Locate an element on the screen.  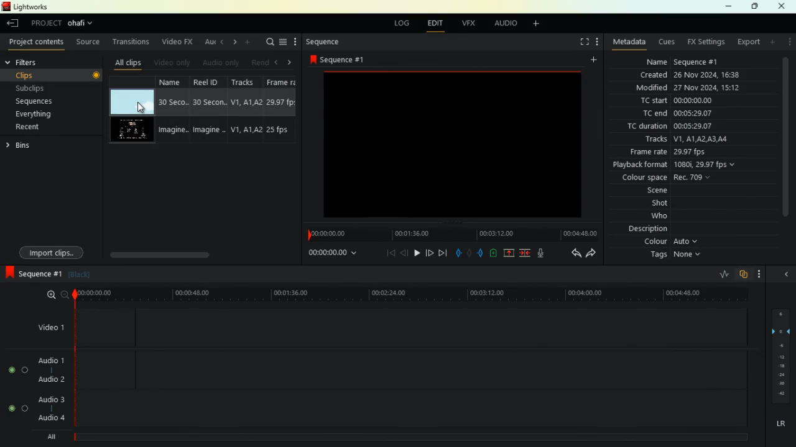
audio 4 is located at coordinates (50, 418).